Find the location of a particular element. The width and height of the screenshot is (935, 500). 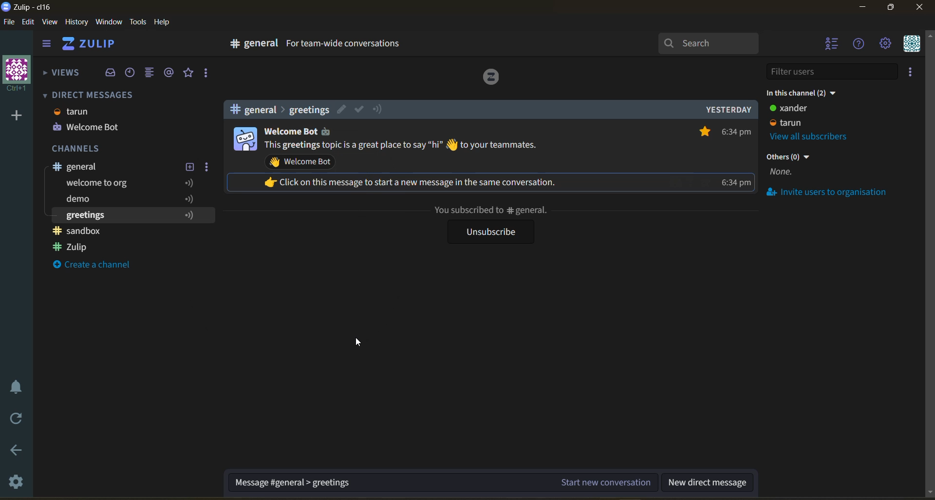

home view is located at coordinates (91, 45).